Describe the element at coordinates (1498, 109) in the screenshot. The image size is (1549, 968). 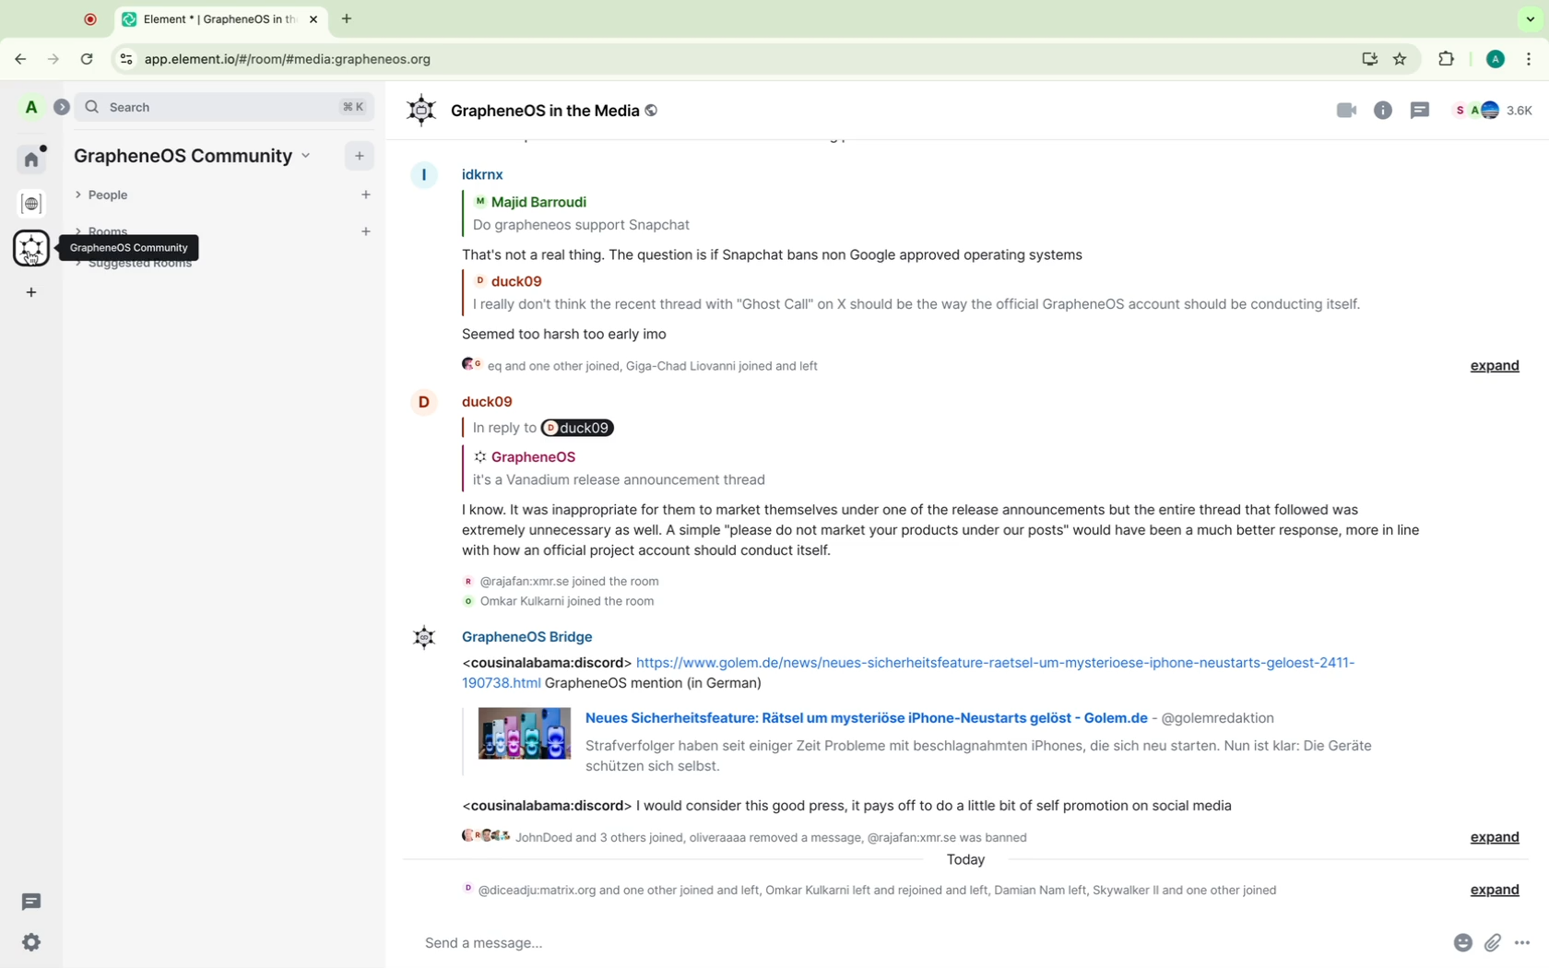
I see `members` at that location.